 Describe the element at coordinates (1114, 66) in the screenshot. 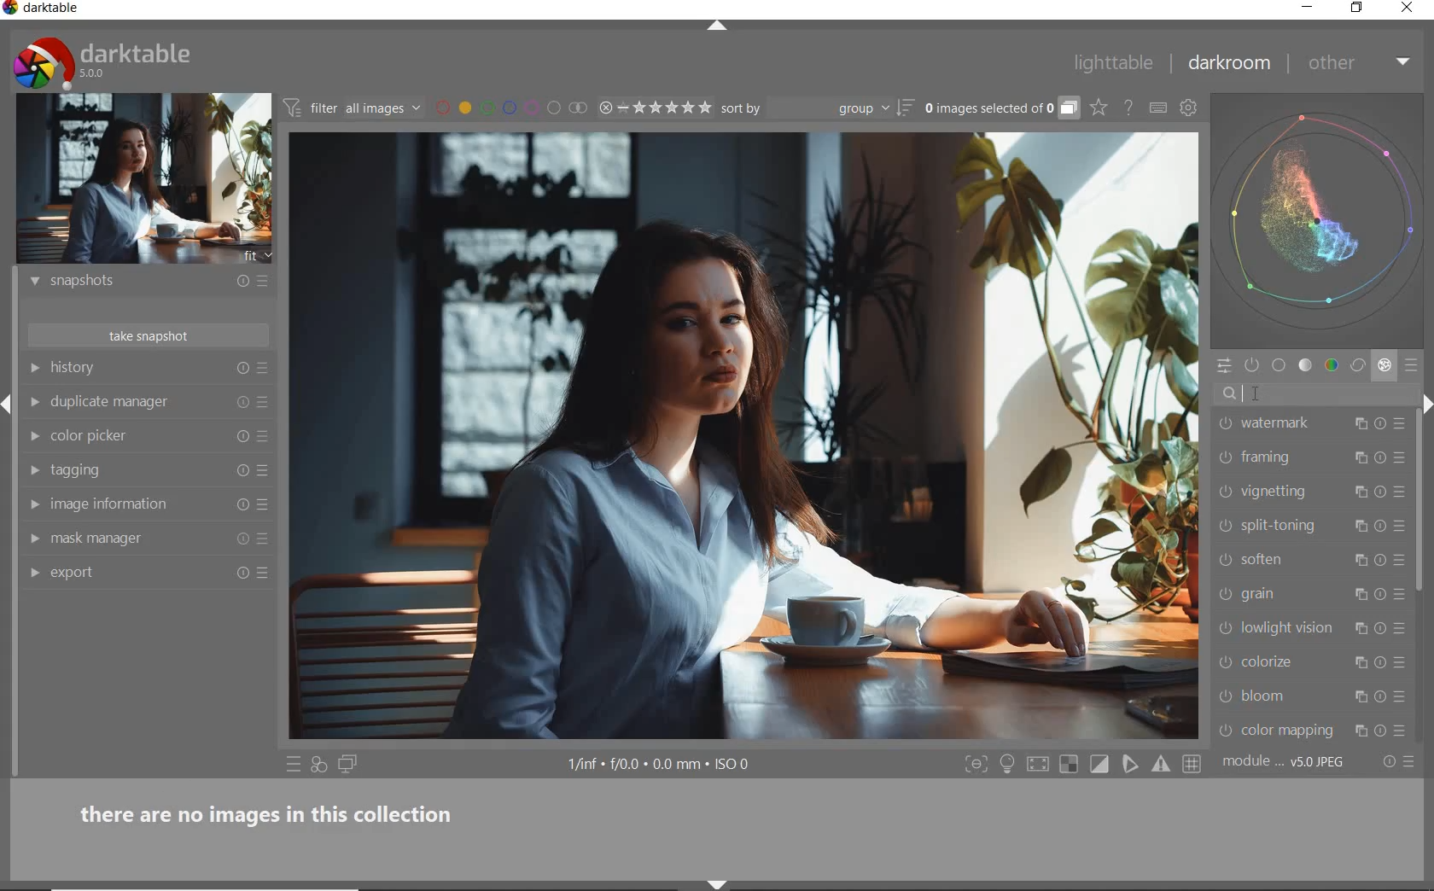

I see `lighttable` at that location.